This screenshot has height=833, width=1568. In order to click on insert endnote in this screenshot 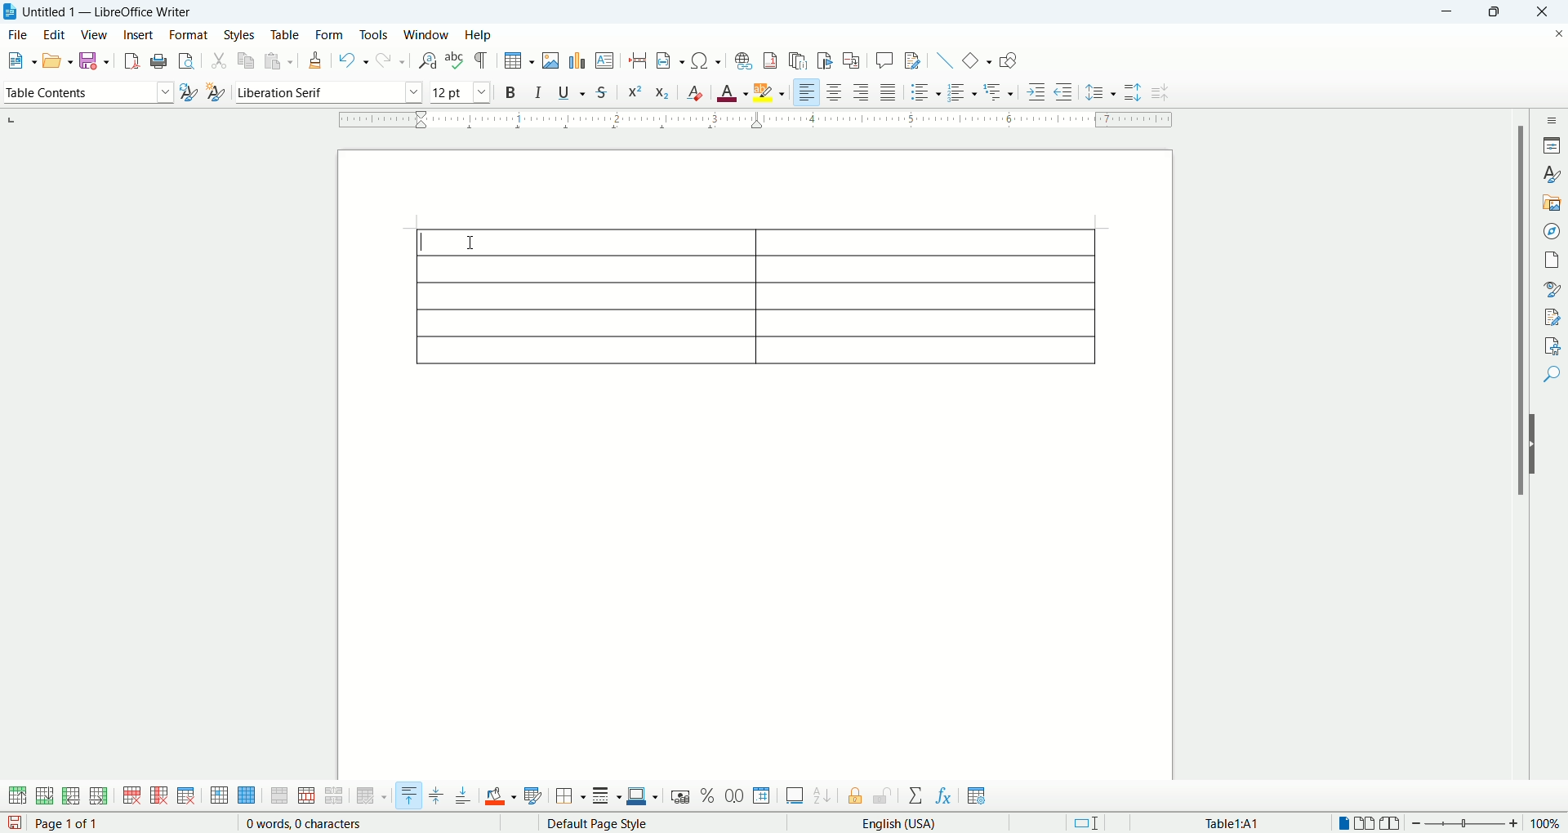, I will do `click(802, 60)`.